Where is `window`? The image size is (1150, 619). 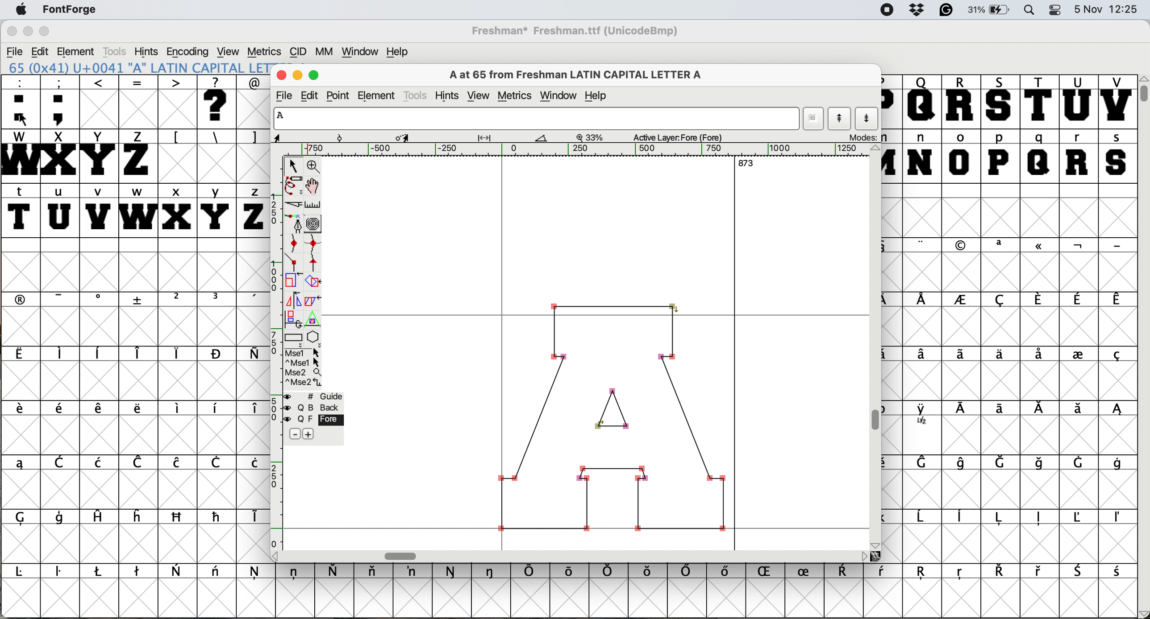
window is located at coordinates (559, 95).